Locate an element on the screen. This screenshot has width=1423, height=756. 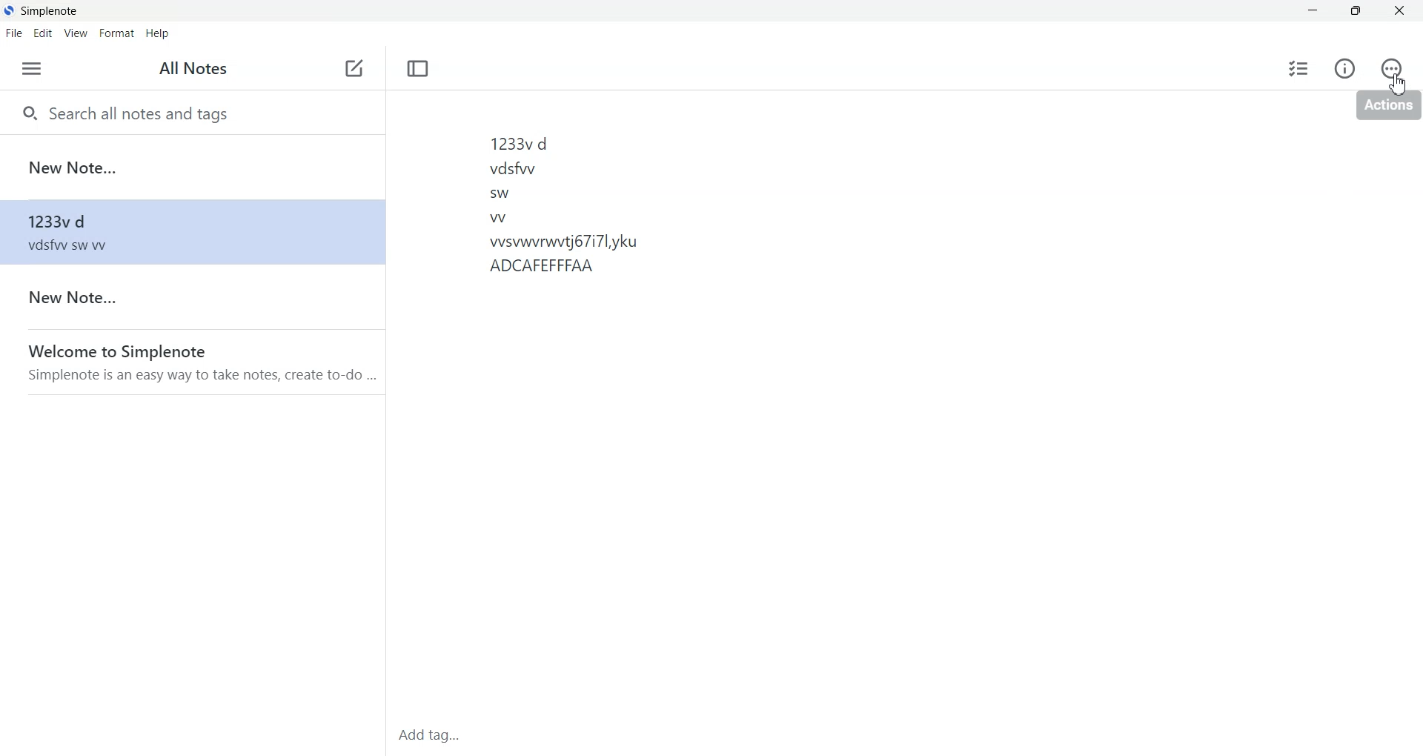
1233vd is located at coordinates (191, 232).